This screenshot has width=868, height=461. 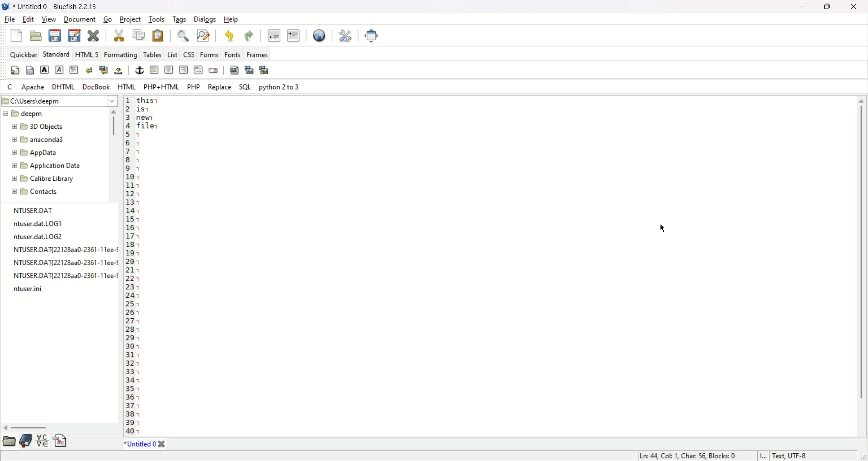 What do you see at coordinates (198, 70) in the screenshot?
I see `HTML comment` at bounding box center [198, 70].